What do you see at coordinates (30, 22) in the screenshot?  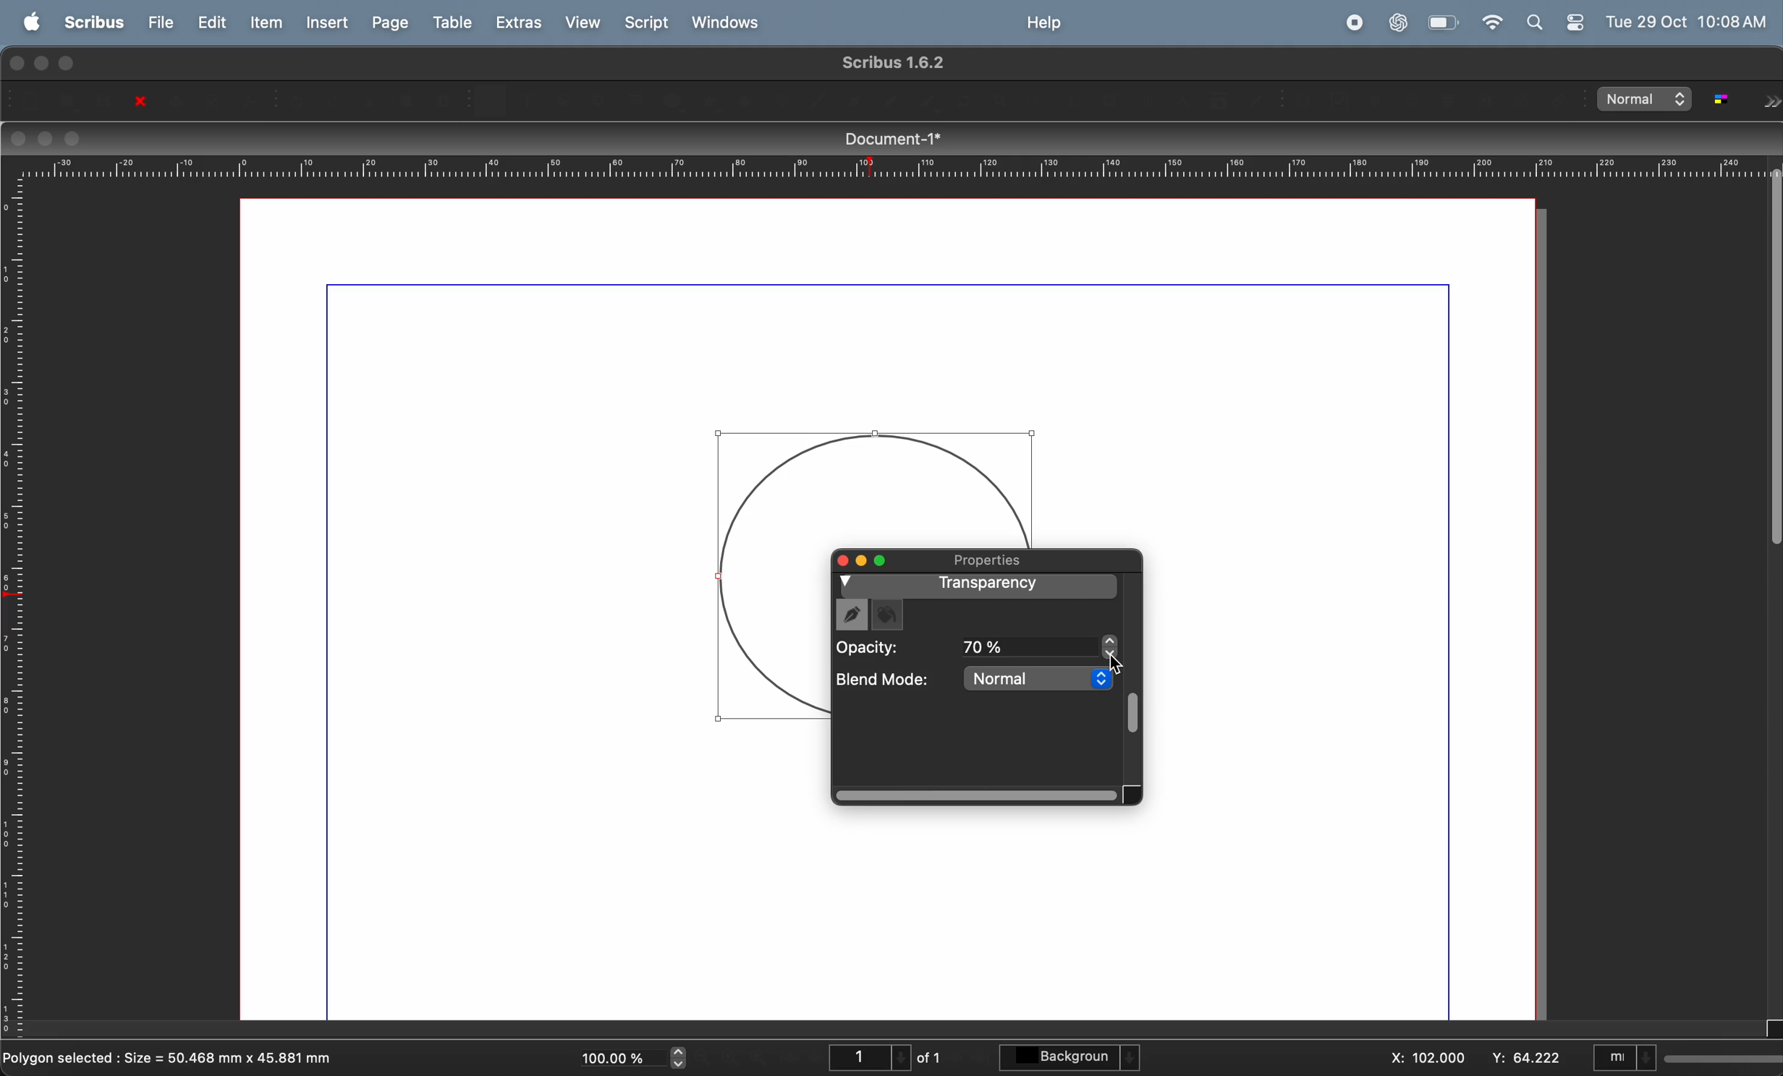 I see `apple menu` at bounding box center [30, 22].